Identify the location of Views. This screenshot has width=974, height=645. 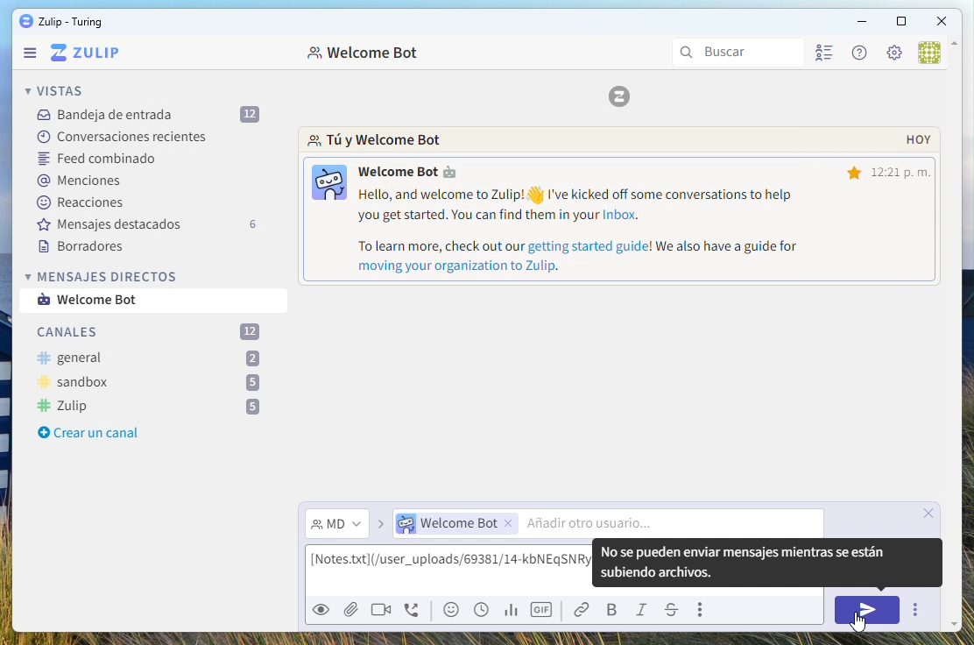
(58, 90).